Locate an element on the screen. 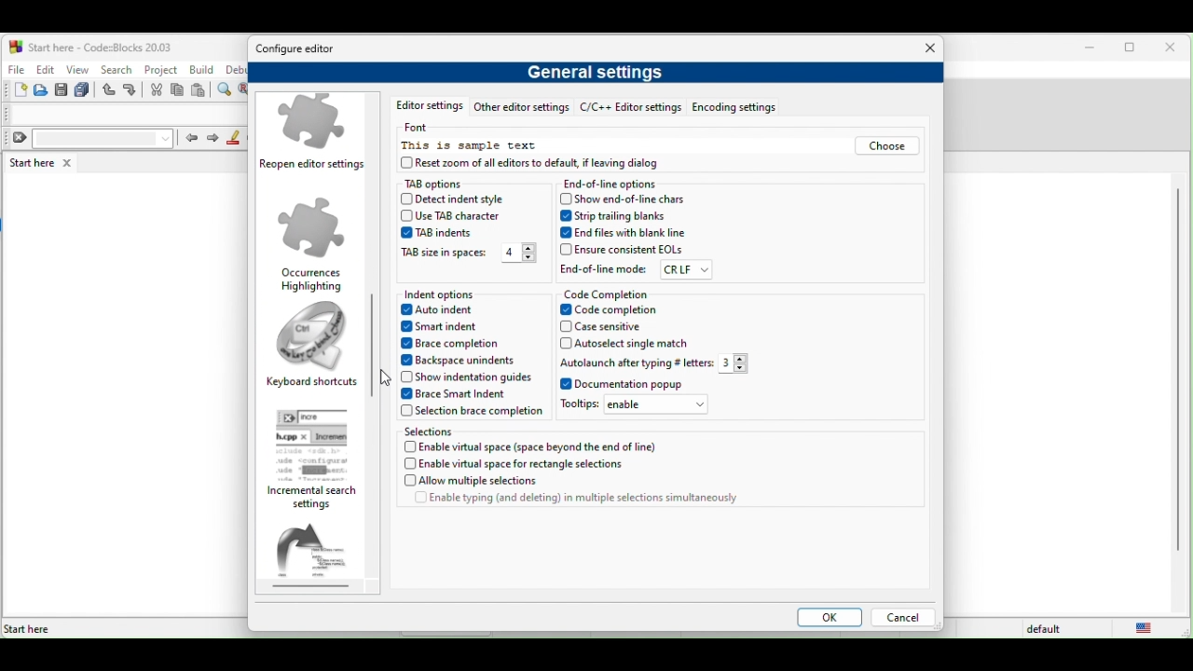 Image resolution: width=1193 pixels, height=671 pixels. reset zoom of all editors to default, if leaving dialog is located at coordinates (549, 165).